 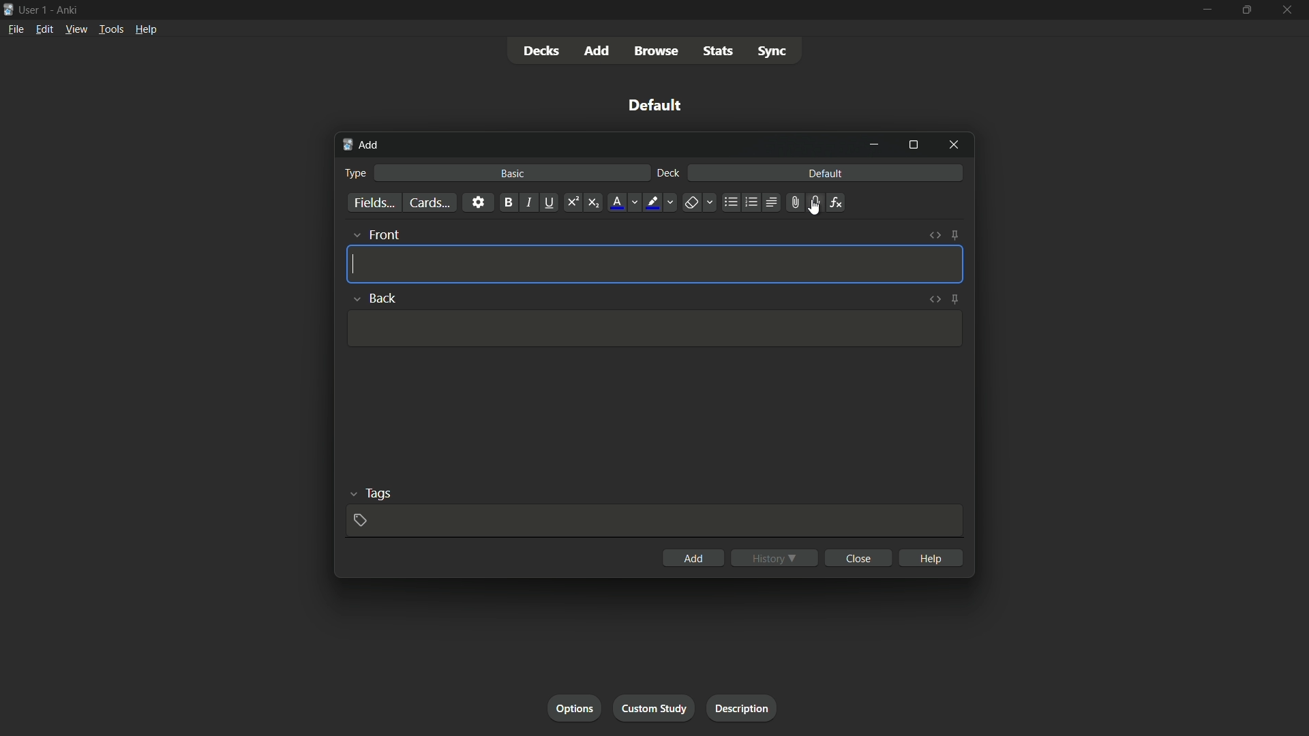 What do you see at coordinates (813, 208) in the screenshot?
I see `cursor` at bounding box center [813, 208].